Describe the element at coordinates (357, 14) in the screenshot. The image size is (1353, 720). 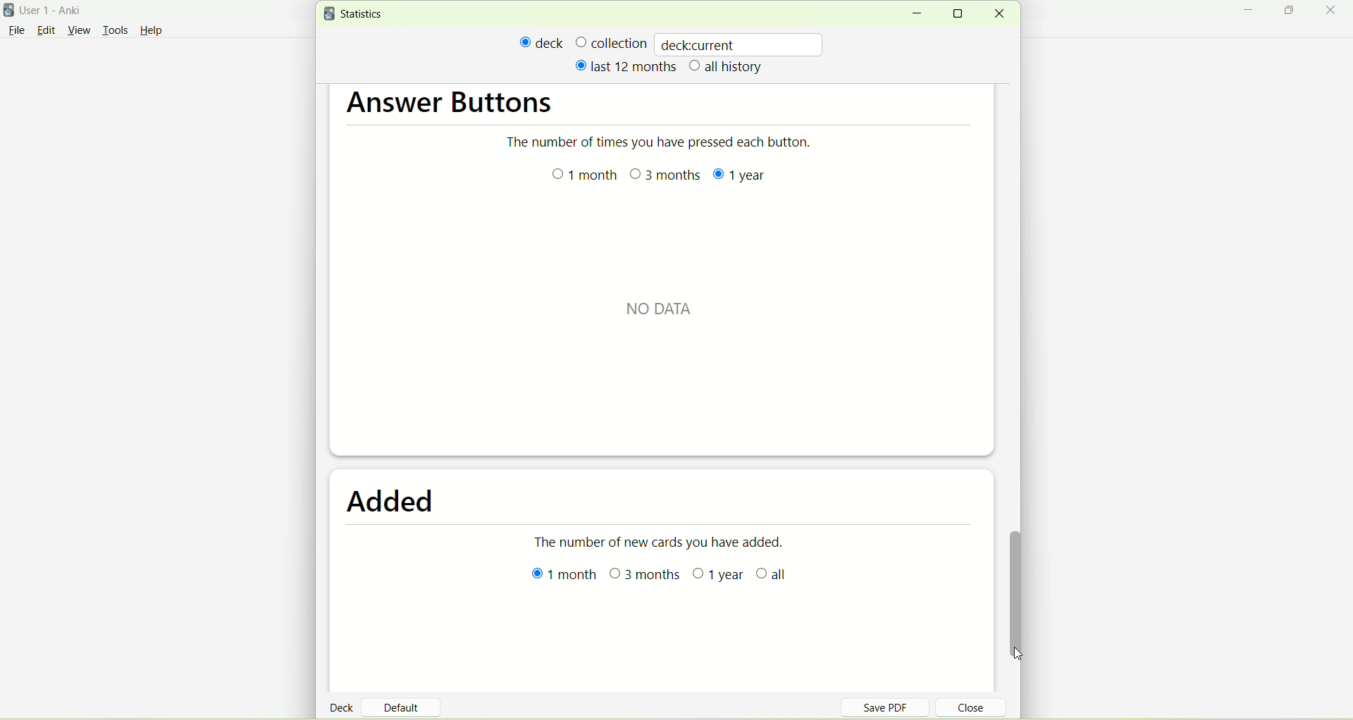
I see `statistics` at that location.